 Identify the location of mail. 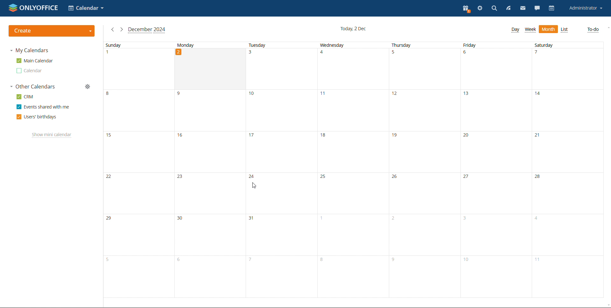
(523, 8).